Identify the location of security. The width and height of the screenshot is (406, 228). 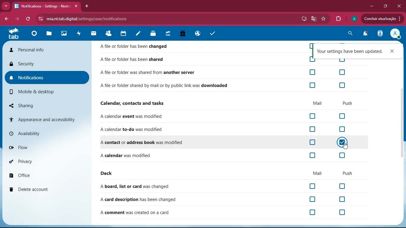
(44, 64).